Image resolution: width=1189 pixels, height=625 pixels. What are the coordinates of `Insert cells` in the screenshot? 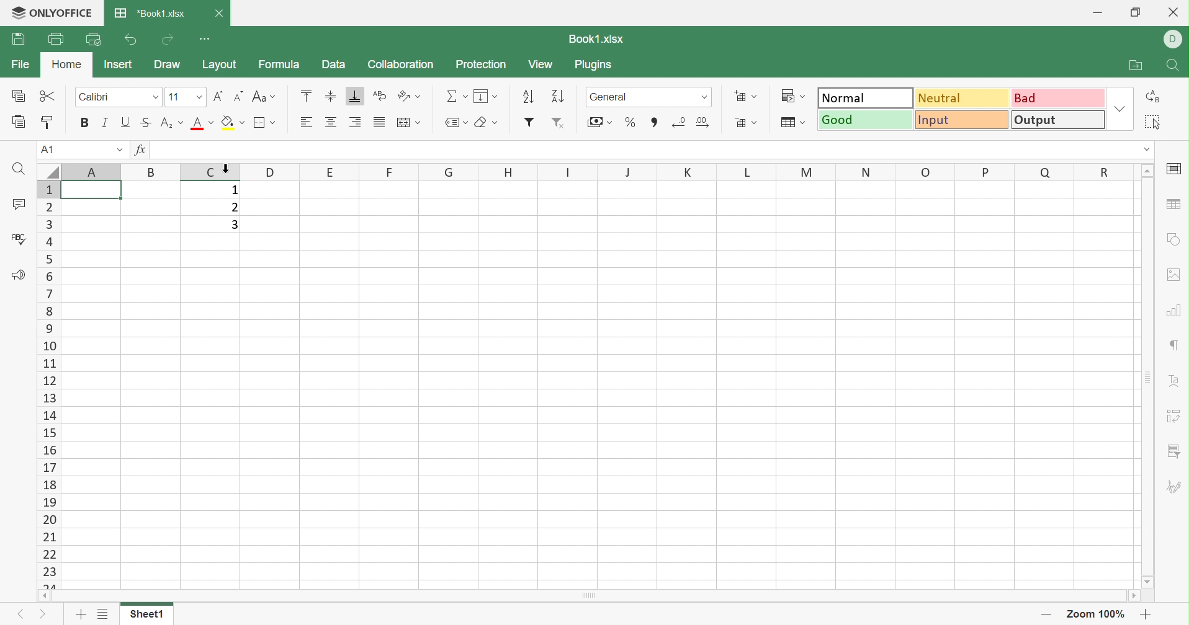 It's located at (737, 95).